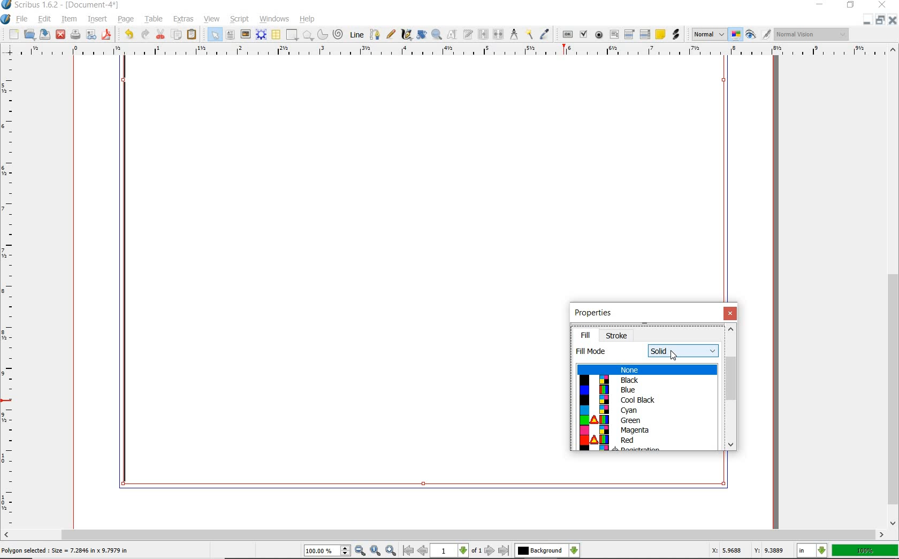 The image size is (899, 559). Describe the element at coordinates (339, 34) in the screenshot. I see `spiral` at that location.